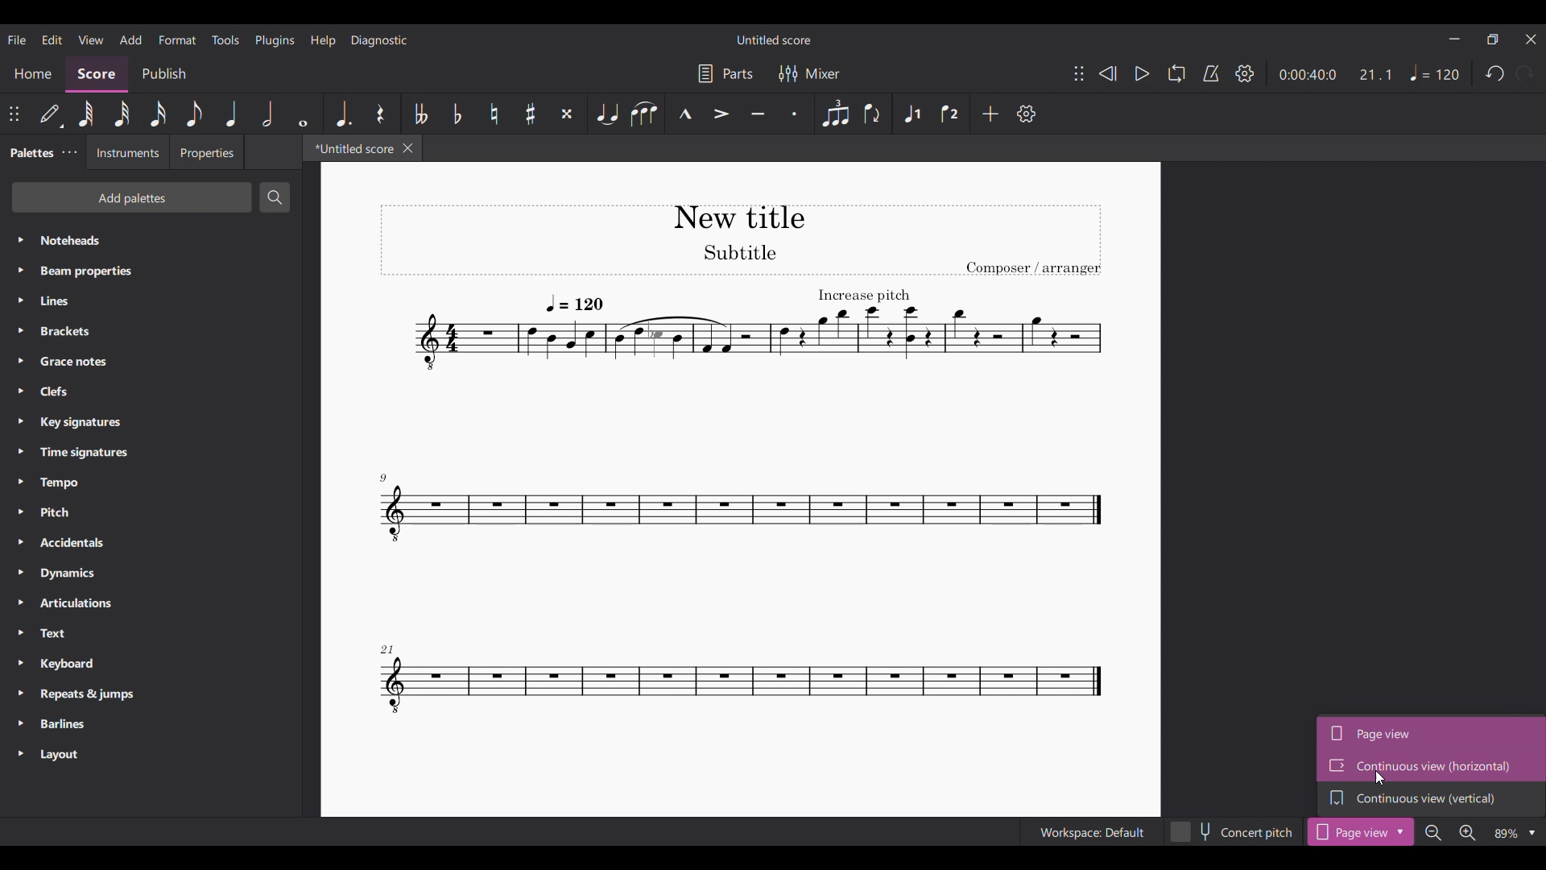 This screenshot has height=870, width=1546. I want to click on Redo, so click(1523, 72).